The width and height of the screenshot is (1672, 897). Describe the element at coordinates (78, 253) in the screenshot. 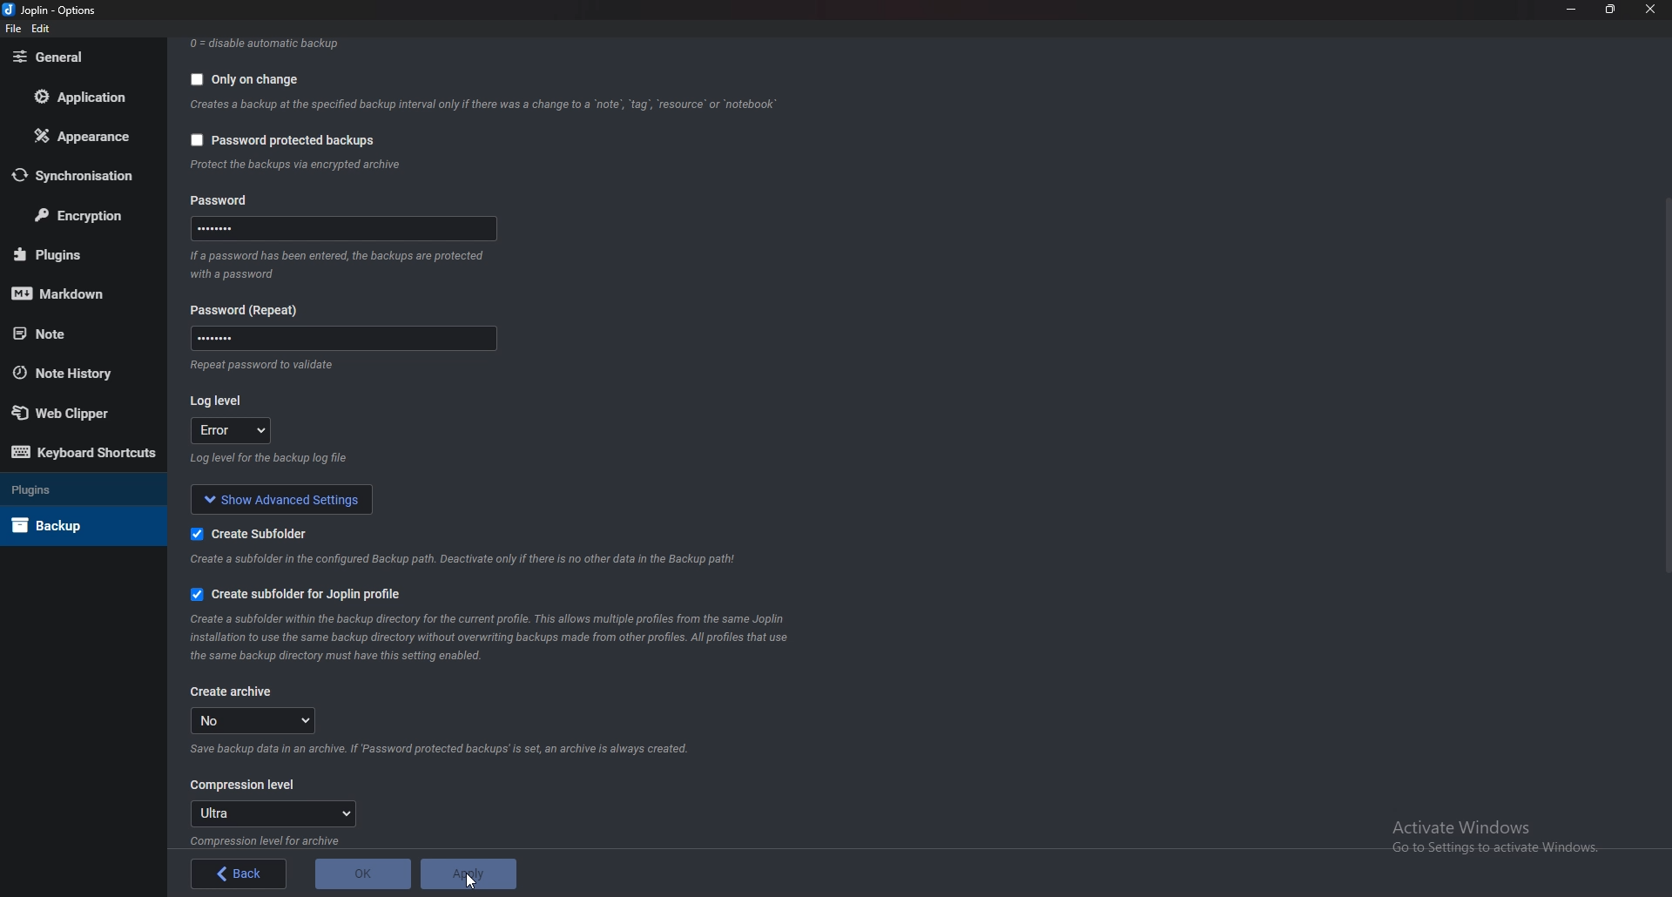

I see `Plugins` at that location.